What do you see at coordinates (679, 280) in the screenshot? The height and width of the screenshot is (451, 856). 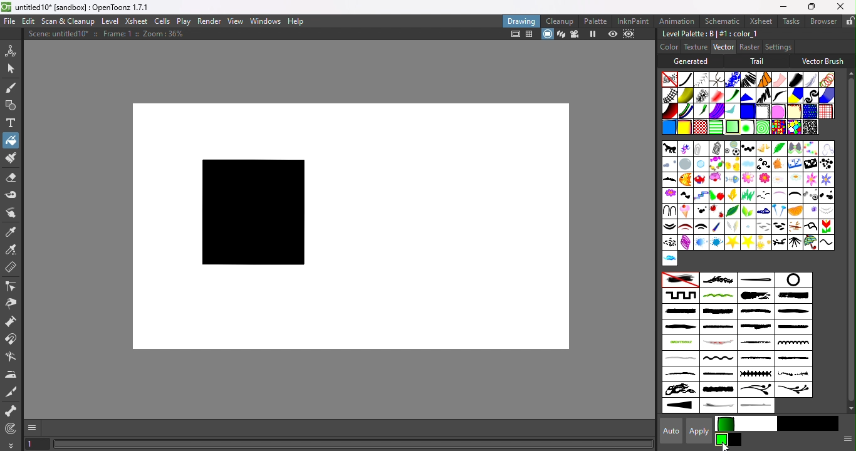 I see `Plaincolor` at bounding box center [679, 280].